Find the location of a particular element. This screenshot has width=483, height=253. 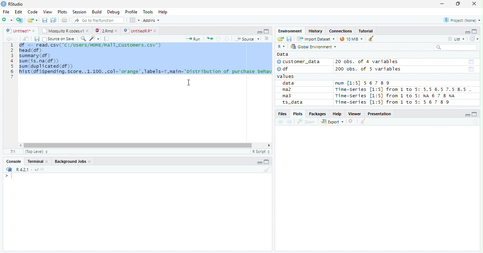

Clean is located at coordinates (363, 121).